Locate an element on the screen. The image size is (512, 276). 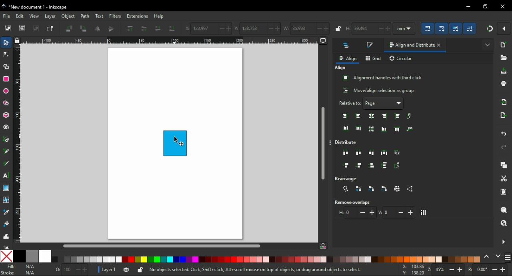
import is located at coordinates (504, 102).